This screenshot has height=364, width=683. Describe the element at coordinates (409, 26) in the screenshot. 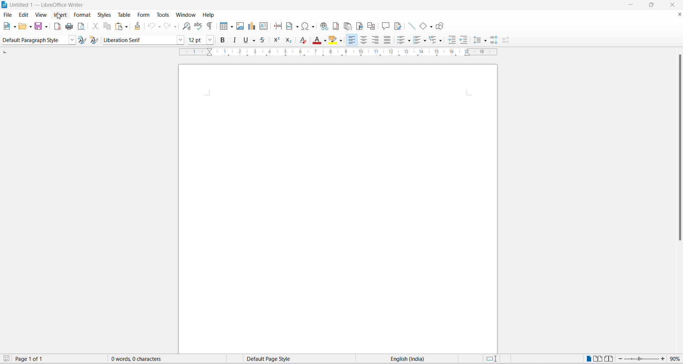

I see `line` at that location.